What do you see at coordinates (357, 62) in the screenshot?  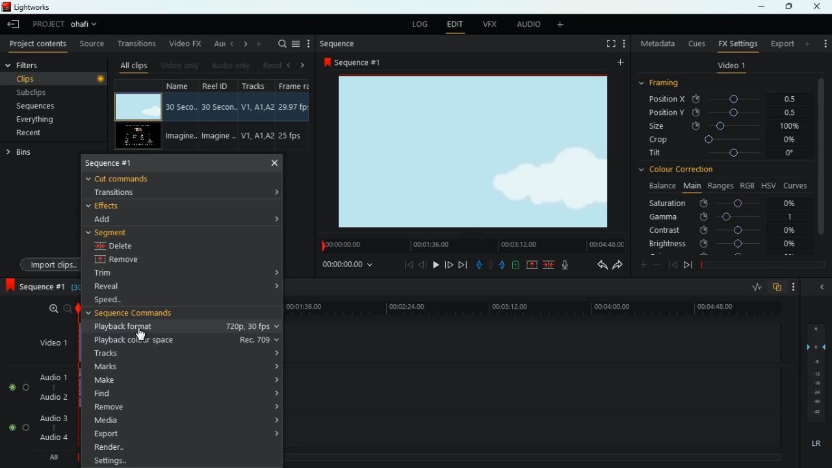 I see `sequence` at bounding box center [357, 62].